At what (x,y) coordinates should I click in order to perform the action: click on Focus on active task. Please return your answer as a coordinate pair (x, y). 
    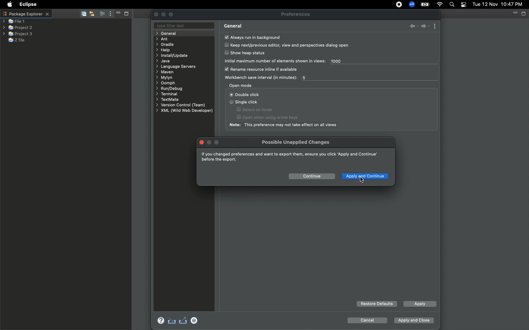
    Looking at the image, I should click on (102, 14).